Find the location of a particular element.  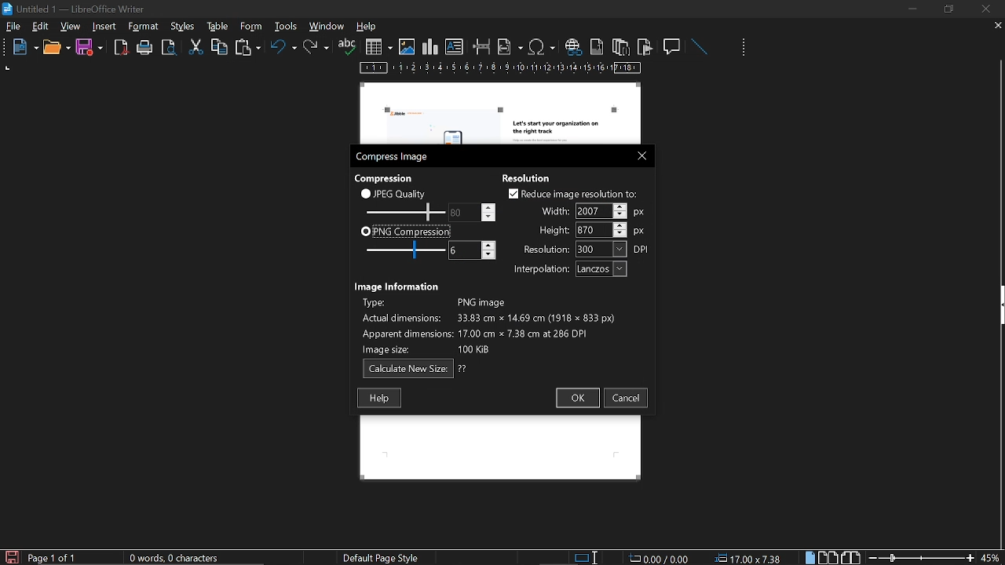

close tab is located at coordinates (998, 27).